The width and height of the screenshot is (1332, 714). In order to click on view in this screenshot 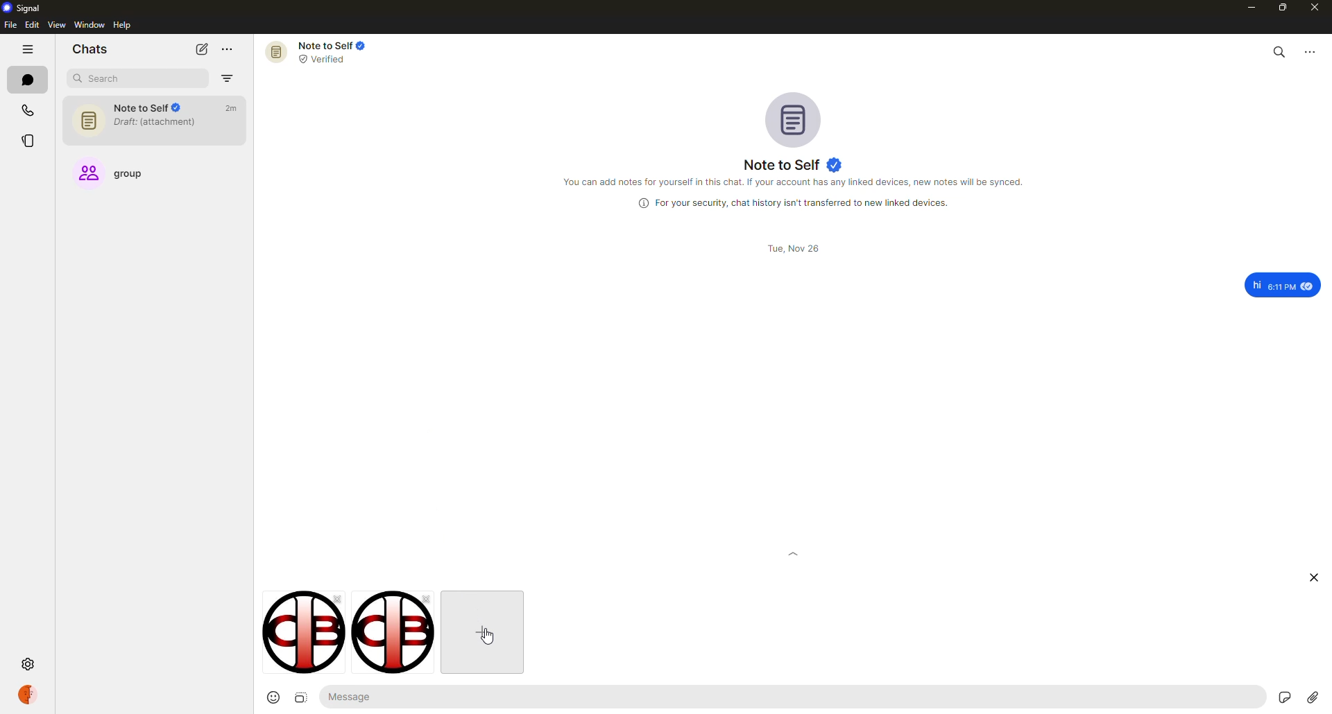, I will do `click(57, 26)`.